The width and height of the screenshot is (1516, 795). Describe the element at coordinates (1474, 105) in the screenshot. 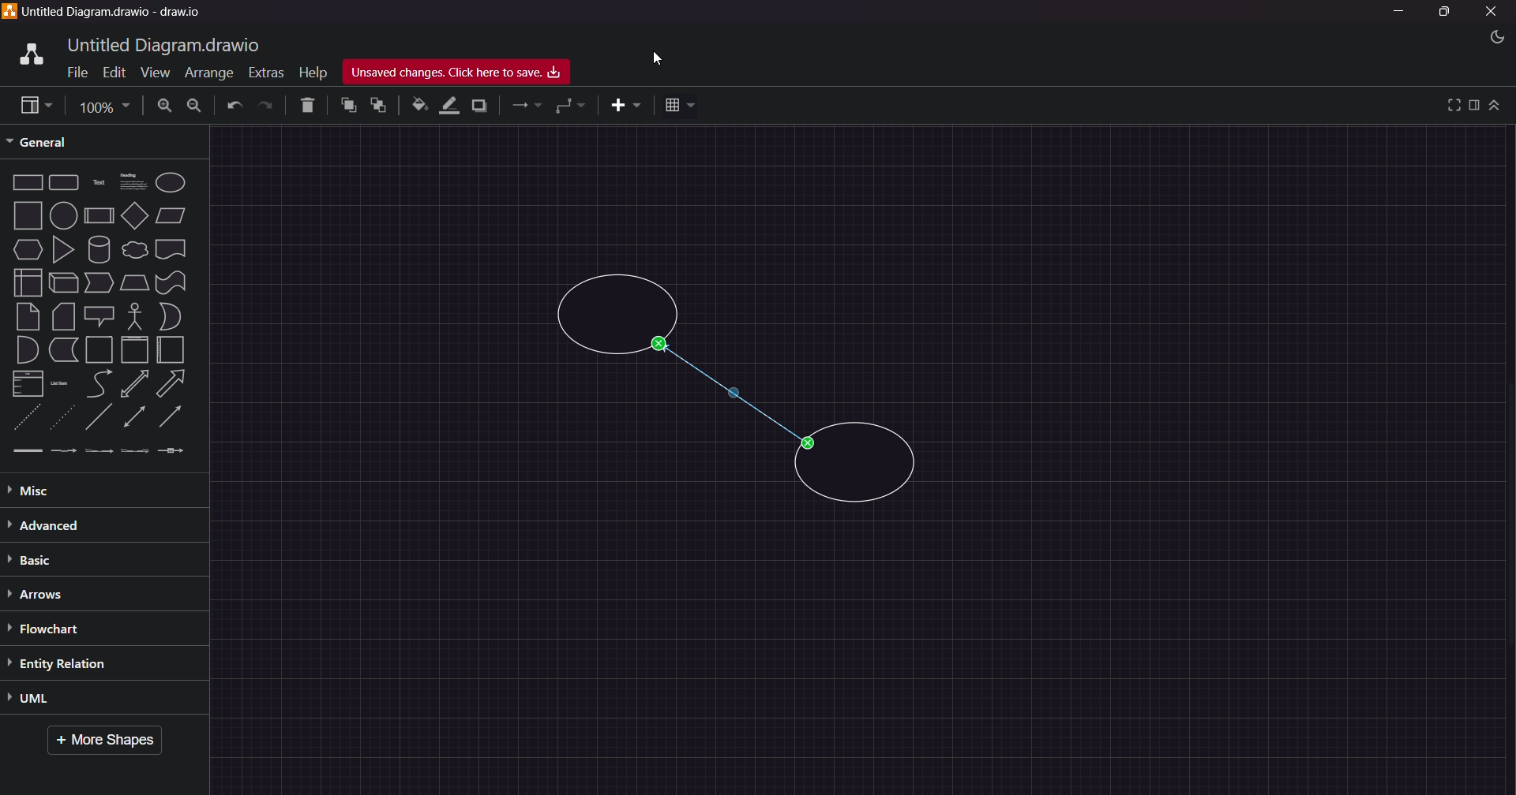

I see `format` at that location.